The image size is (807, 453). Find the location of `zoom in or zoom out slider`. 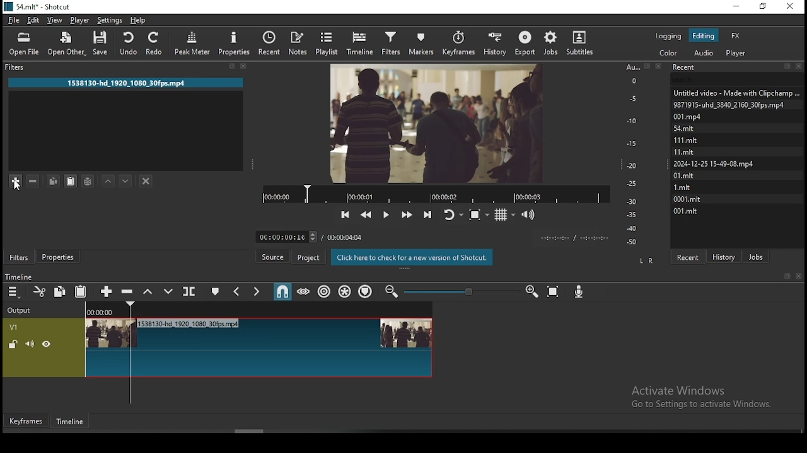

zoom in or zoom out slider is located at coordinates (462, 291).